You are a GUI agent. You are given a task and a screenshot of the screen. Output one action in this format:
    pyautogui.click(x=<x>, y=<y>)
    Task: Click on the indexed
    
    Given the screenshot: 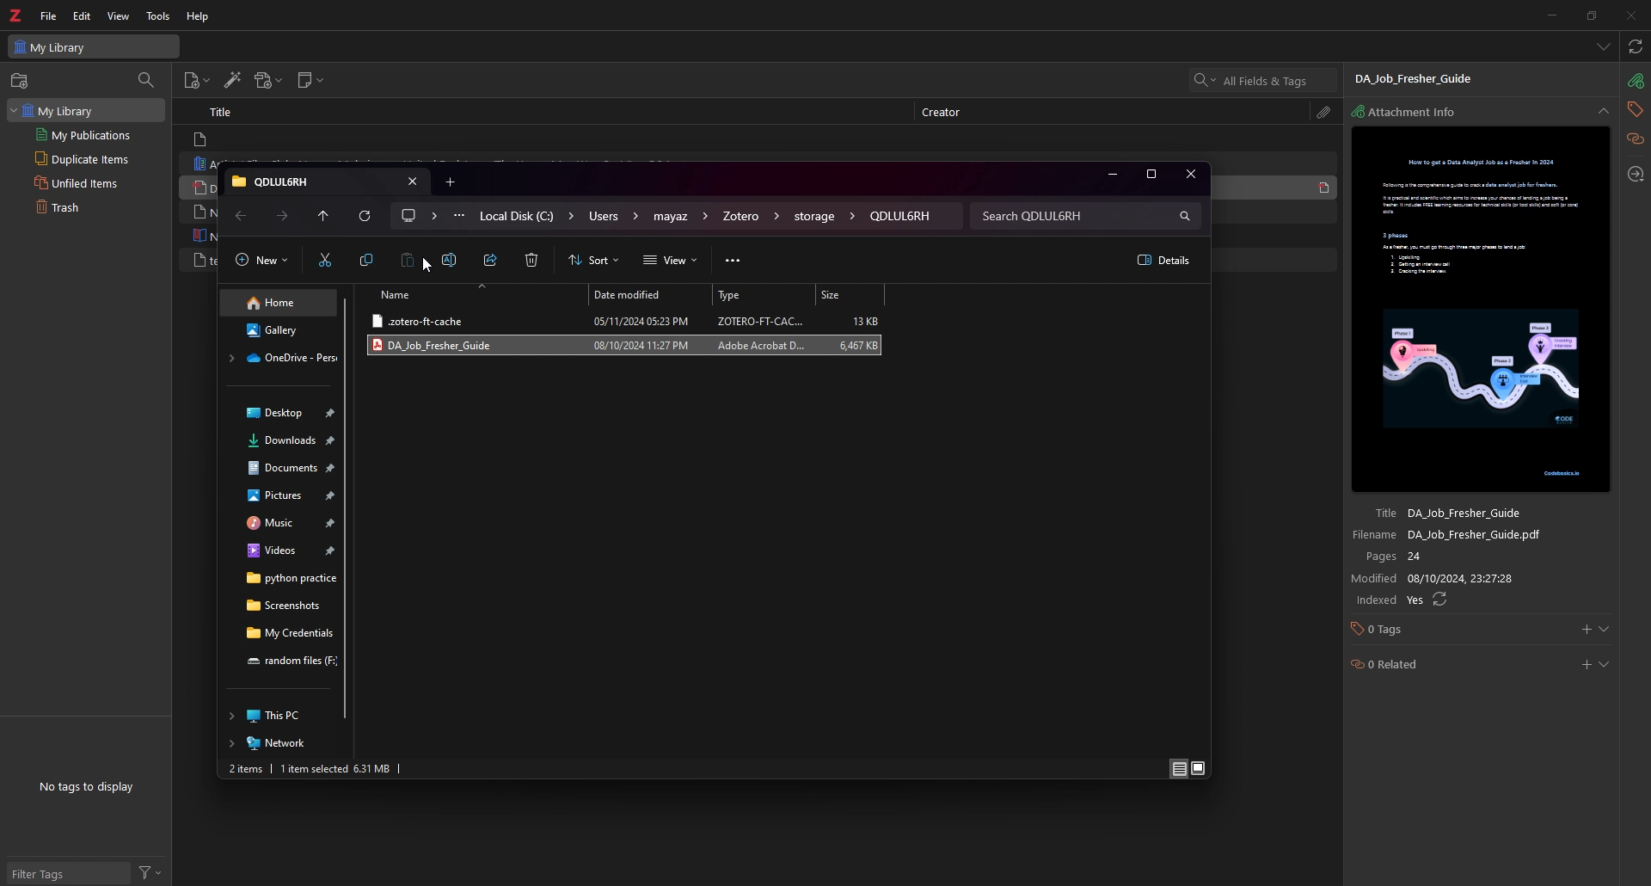 What is the action you would take?
    pyautogui.click(x=1467, y=600)
    